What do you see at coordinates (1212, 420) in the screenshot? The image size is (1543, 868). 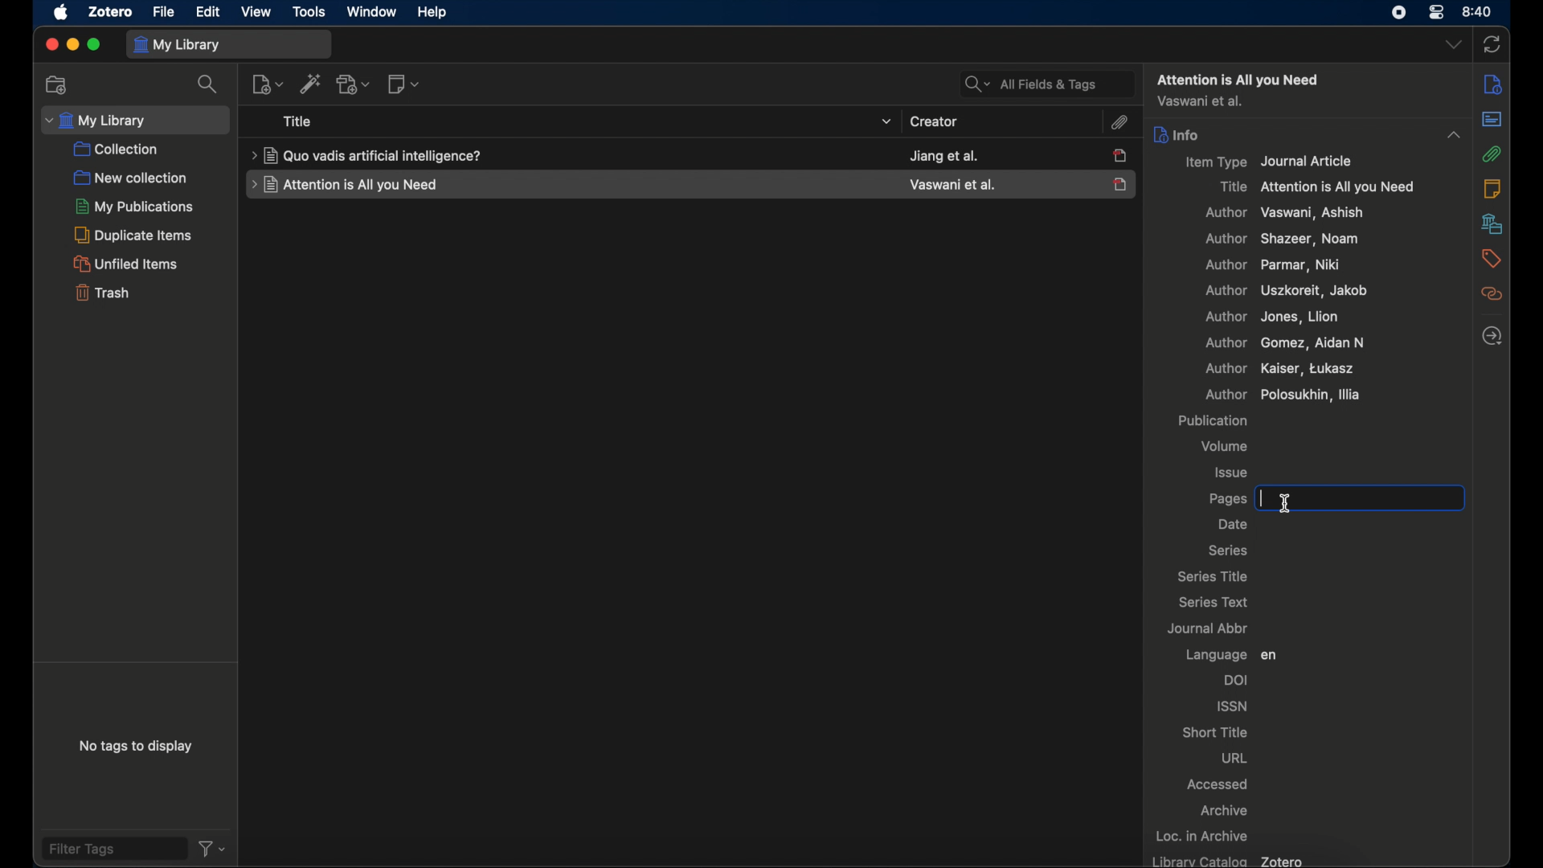 I see `publication` at bounding box center [1212, 420].